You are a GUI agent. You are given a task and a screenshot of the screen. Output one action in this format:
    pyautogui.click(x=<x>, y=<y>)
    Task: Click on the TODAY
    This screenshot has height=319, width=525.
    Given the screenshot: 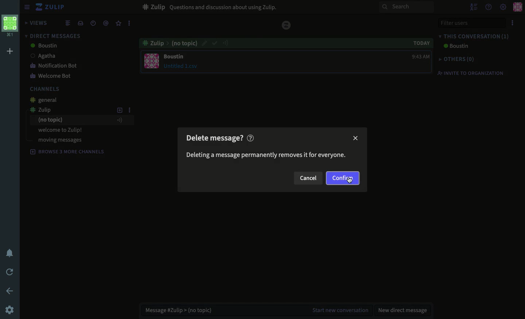 What is the action you would take?
    pyautogui.click(x=417, y=42)
    